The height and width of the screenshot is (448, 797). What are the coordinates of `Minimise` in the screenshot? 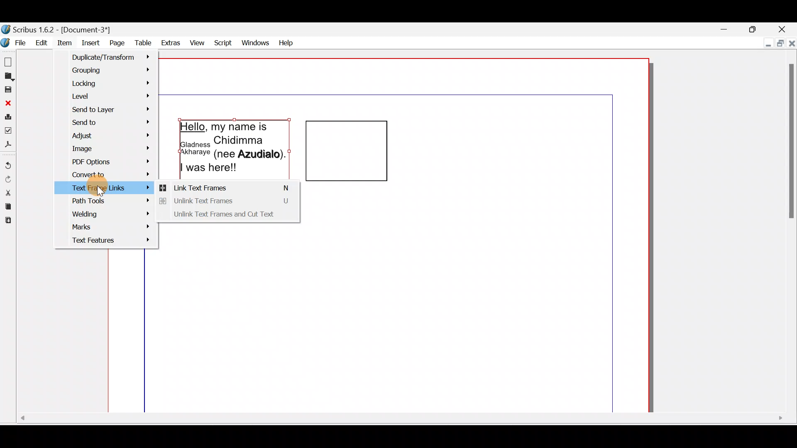 It's located at (724, 29).